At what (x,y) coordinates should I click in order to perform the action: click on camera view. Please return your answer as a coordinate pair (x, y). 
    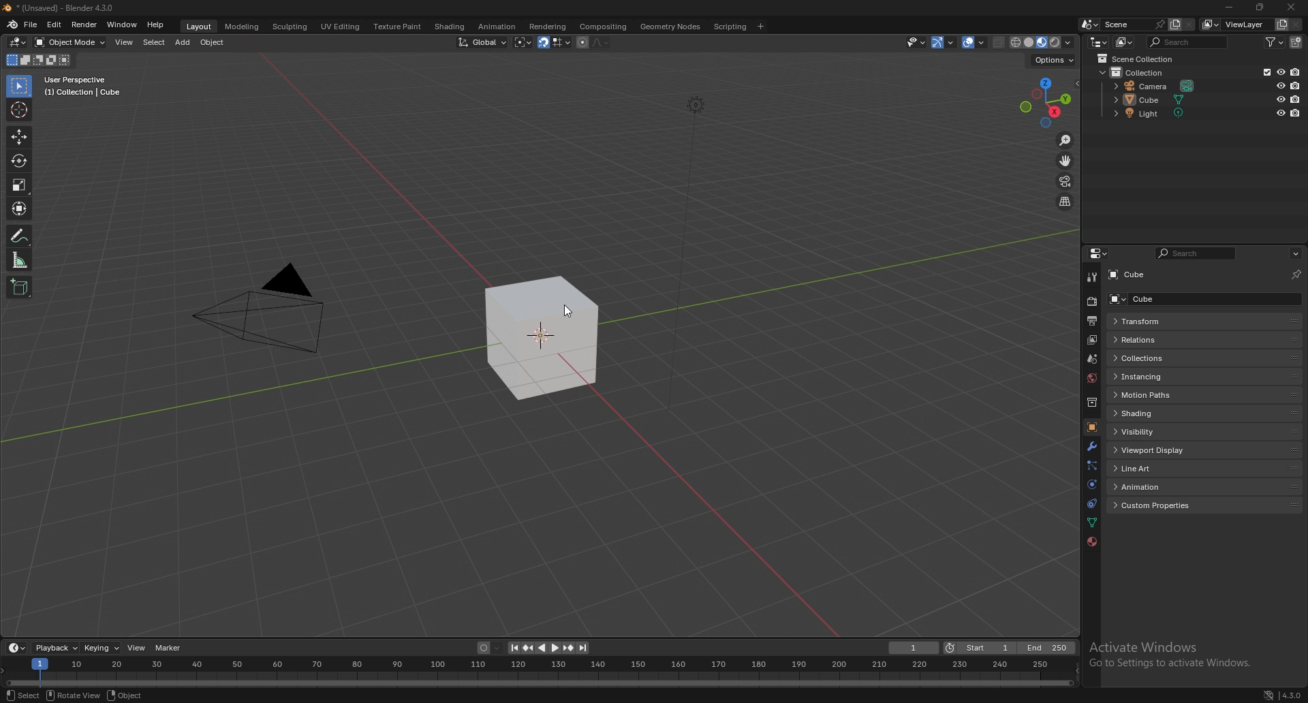
    Looking at the image, I should click on (1065, 182).